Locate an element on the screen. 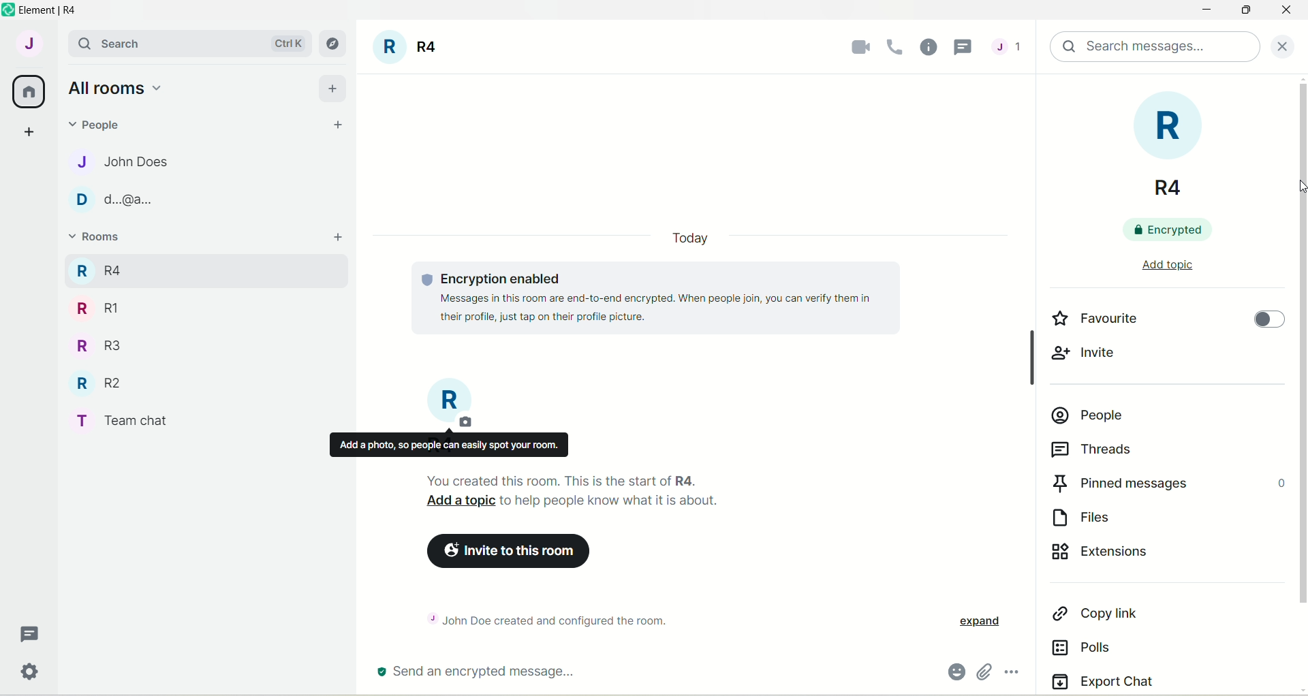  pinned messages is located at coordinates (1166, 484).